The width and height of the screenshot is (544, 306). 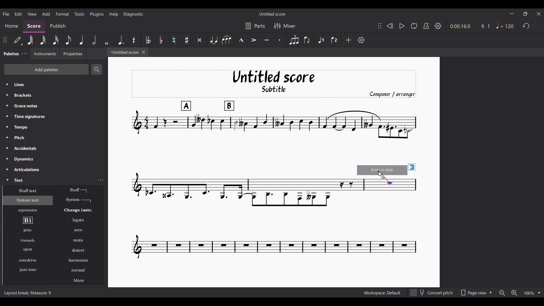 What do you see at coordinates (28, 220) in the screenshot?
I see `Rehearsal mark` at bounding box center [28, 220].